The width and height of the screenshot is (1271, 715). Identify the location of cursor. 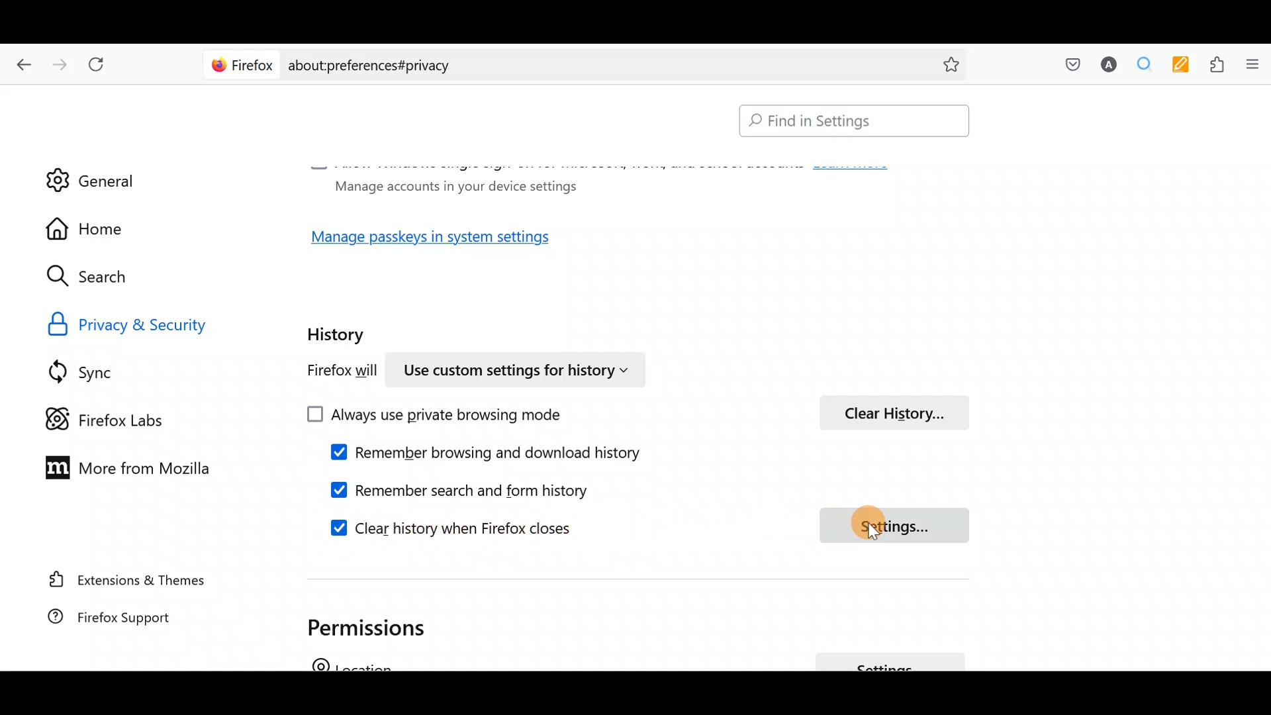
(877, 536).